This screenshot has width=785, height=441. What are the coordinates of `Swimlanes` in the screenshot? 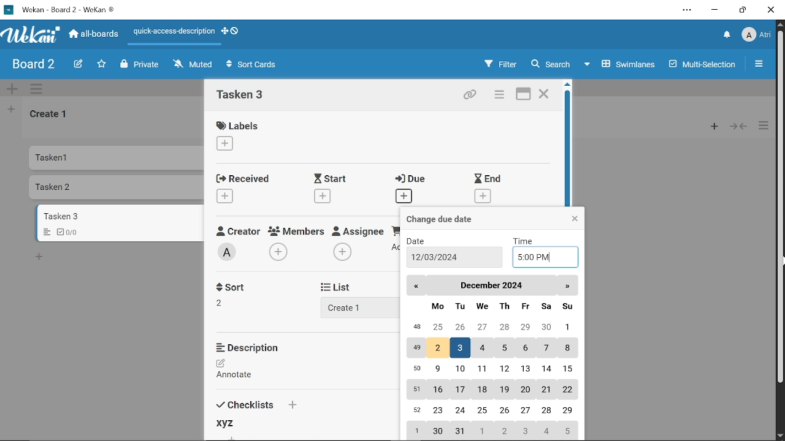 It's located at (623, 63).